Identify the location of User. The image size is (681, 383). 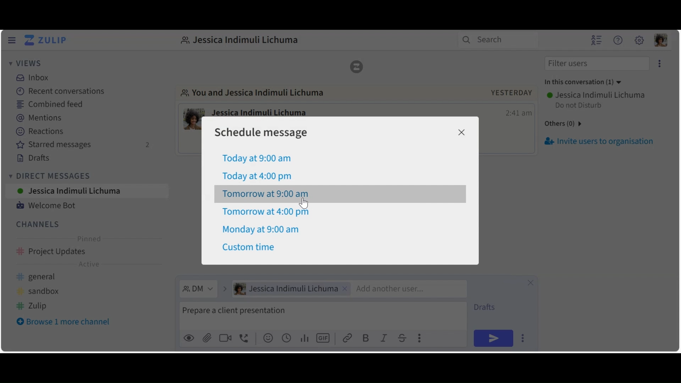
(87, 191).